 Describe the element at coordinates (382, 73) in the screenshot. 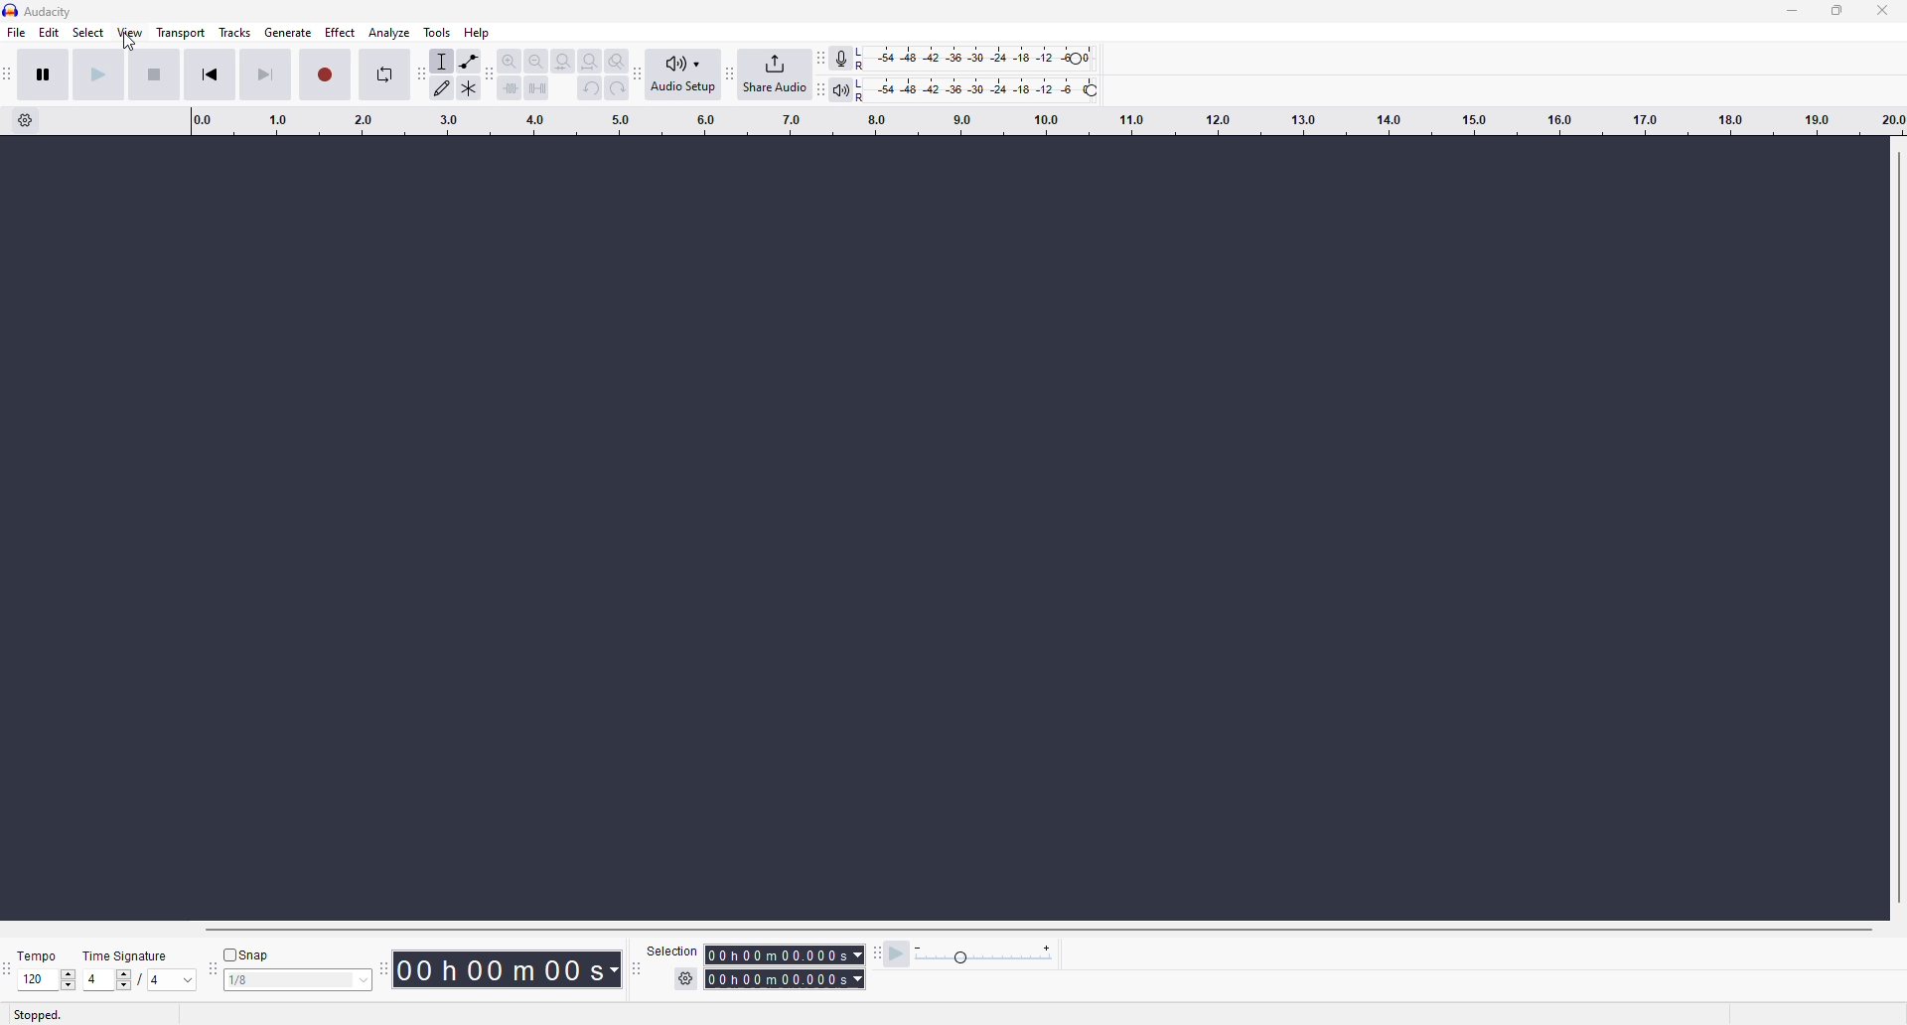

I see `enable looping` at that location.